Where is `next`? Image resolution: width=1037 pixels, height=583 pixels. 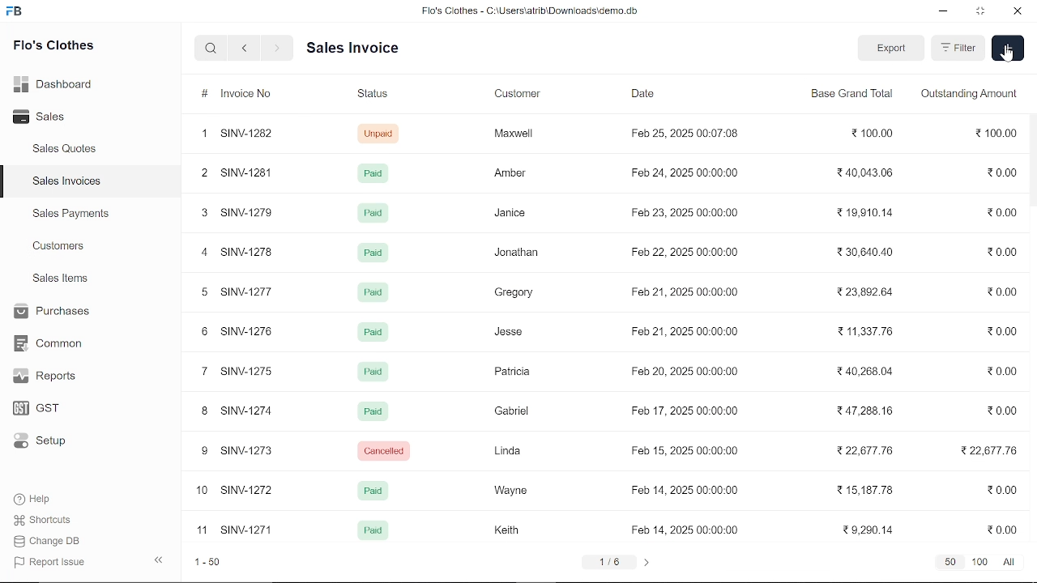
next is located at coordinates (277, 49).